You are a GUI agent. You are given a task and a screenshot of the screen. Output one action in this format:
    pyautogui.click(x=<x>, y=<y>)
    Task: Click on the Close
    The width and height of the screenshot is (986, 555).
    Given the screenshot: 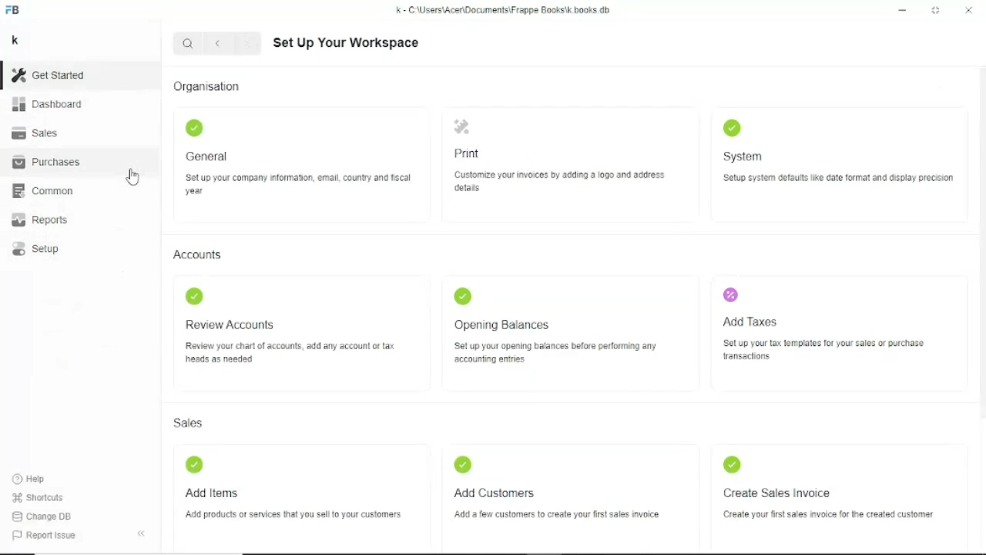 What is the action you would take?
    pyautogui.click(x=968, y=10)
    